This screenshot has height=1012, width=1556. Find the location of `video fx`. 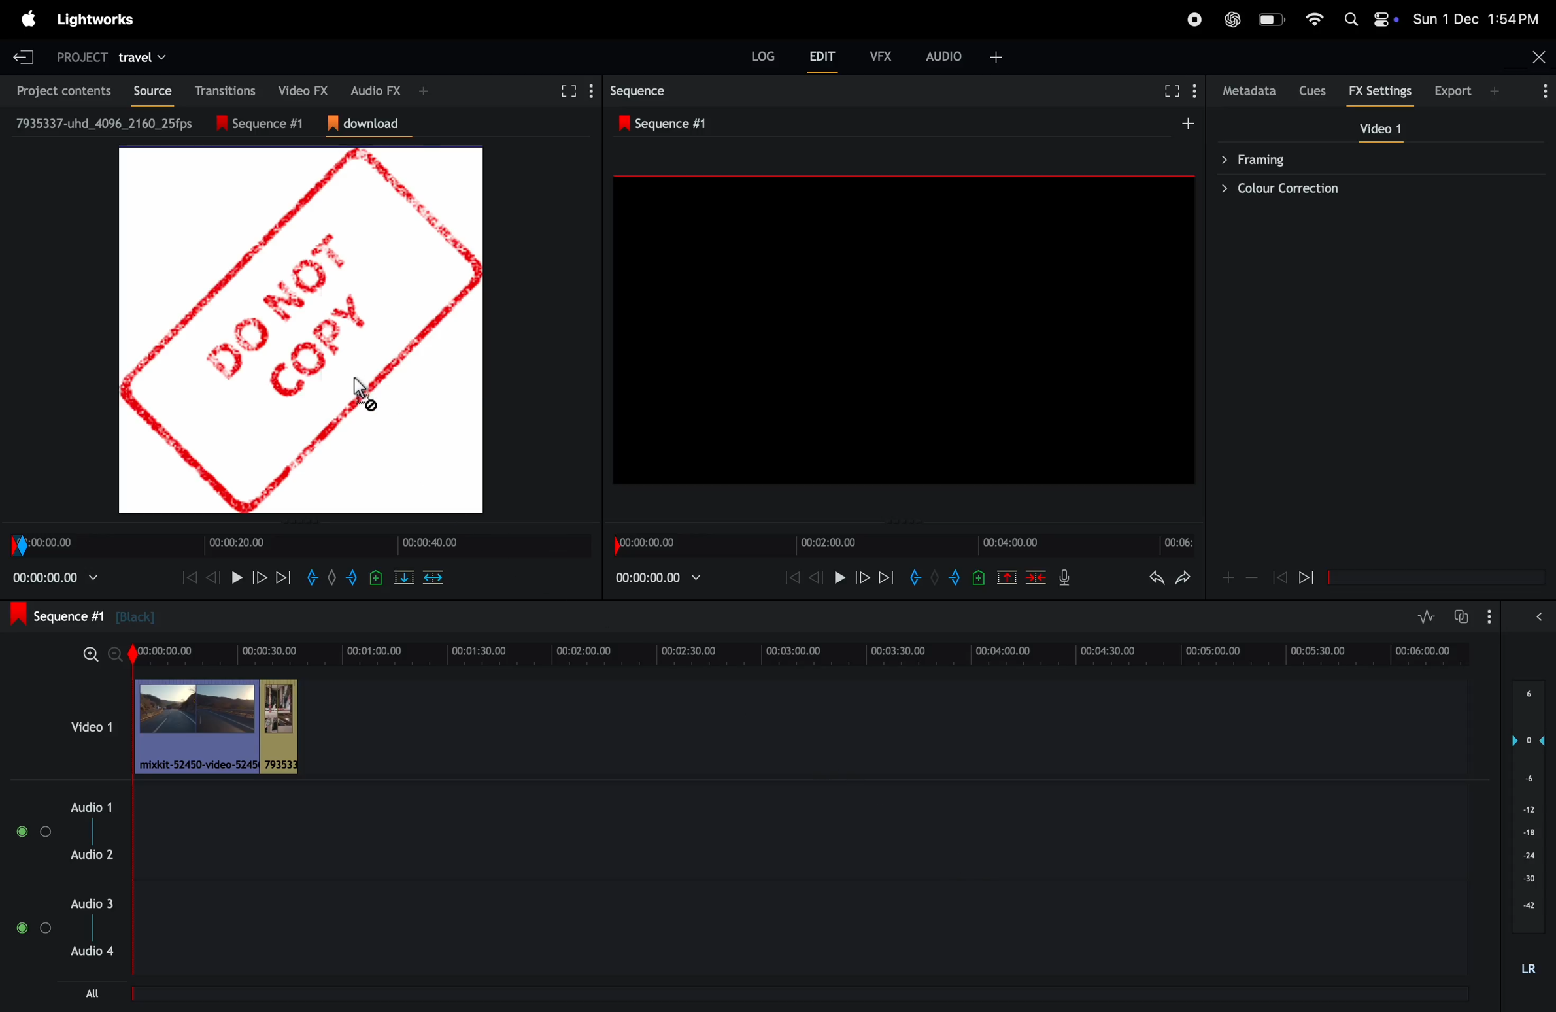

video fx is located at coordinates (298, 89).